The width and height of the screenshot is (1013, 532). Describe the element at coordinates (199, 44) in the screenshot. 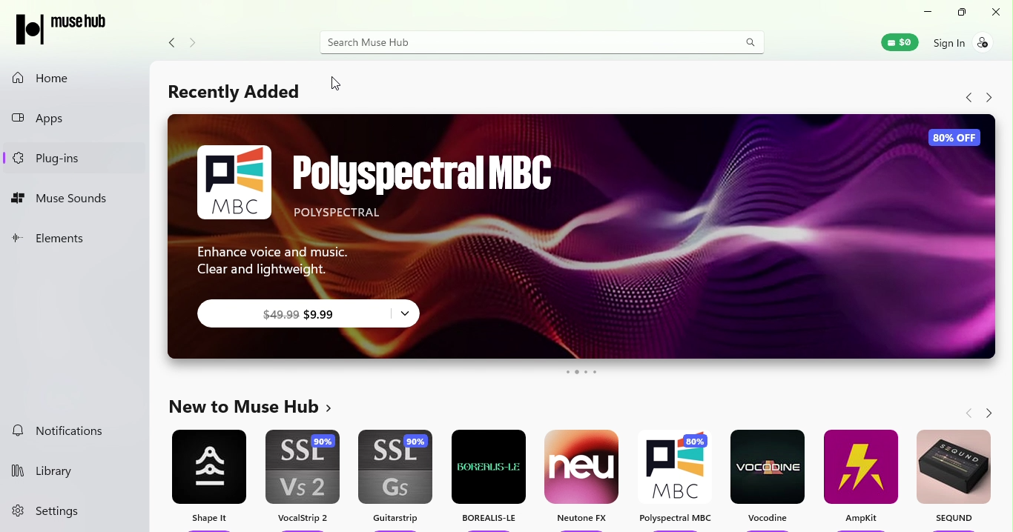

I see `Navigate forward` at that location.